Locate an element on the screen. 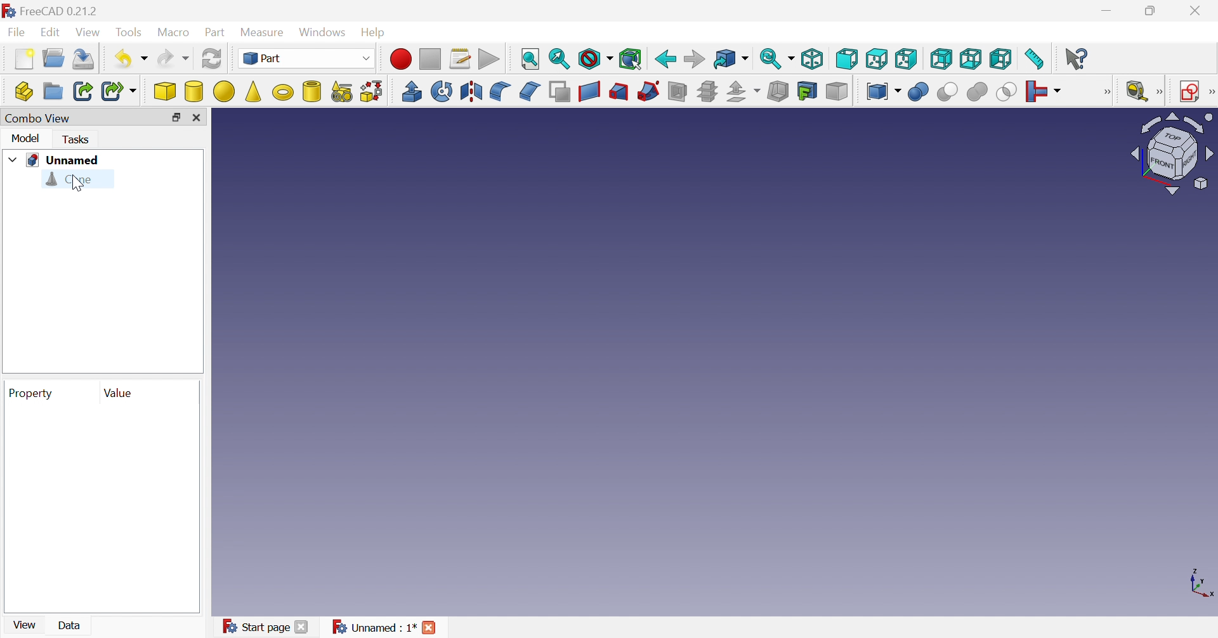 The image size is (1218, 638). Cut is located at coordinates (946, 91).